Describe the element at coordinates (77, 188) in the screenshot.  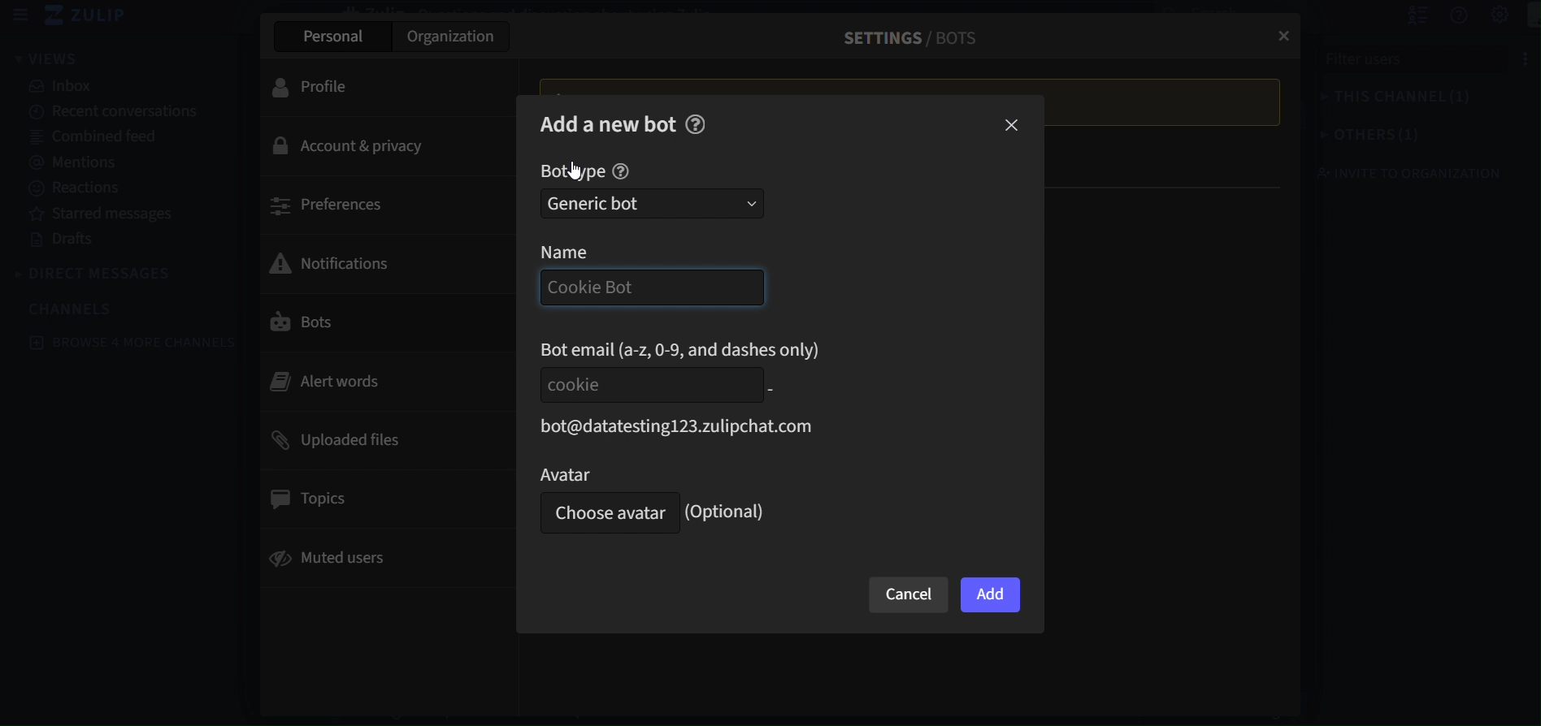
I see `reactions` at that location.